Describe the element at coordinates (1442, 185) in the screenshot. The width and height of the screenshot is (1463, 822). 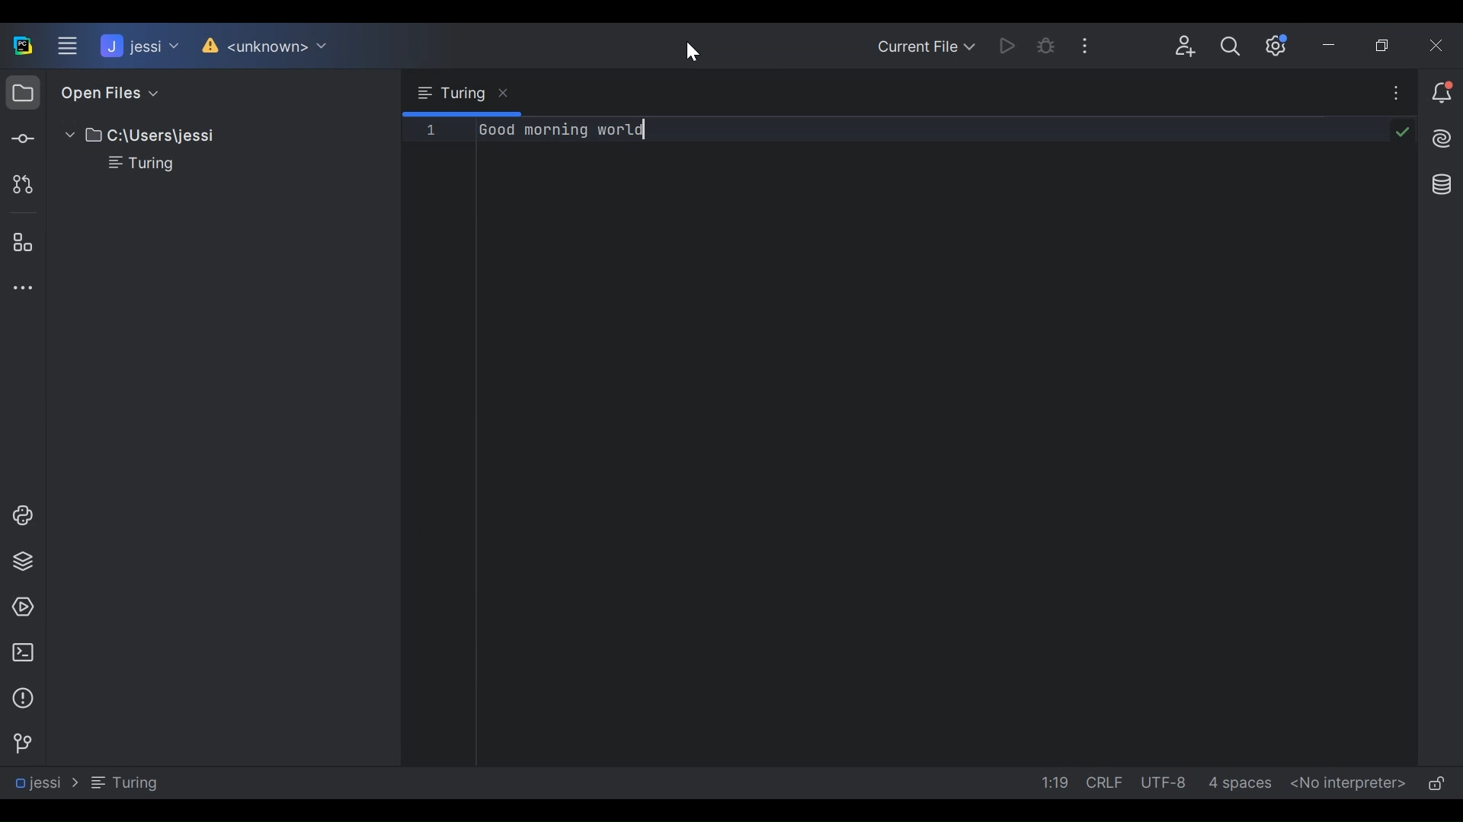
I see `Database` at that location.